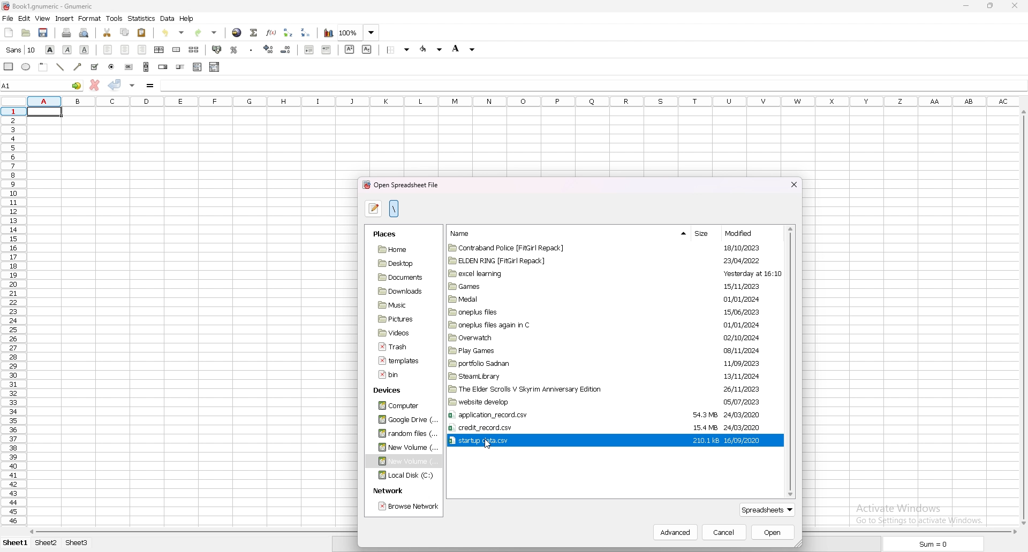 Image resolution: width=1028 pixels, height=552 pixels. Describe the element at coordinates (358, 33) in the screenshot. I see `zoom` at that location.